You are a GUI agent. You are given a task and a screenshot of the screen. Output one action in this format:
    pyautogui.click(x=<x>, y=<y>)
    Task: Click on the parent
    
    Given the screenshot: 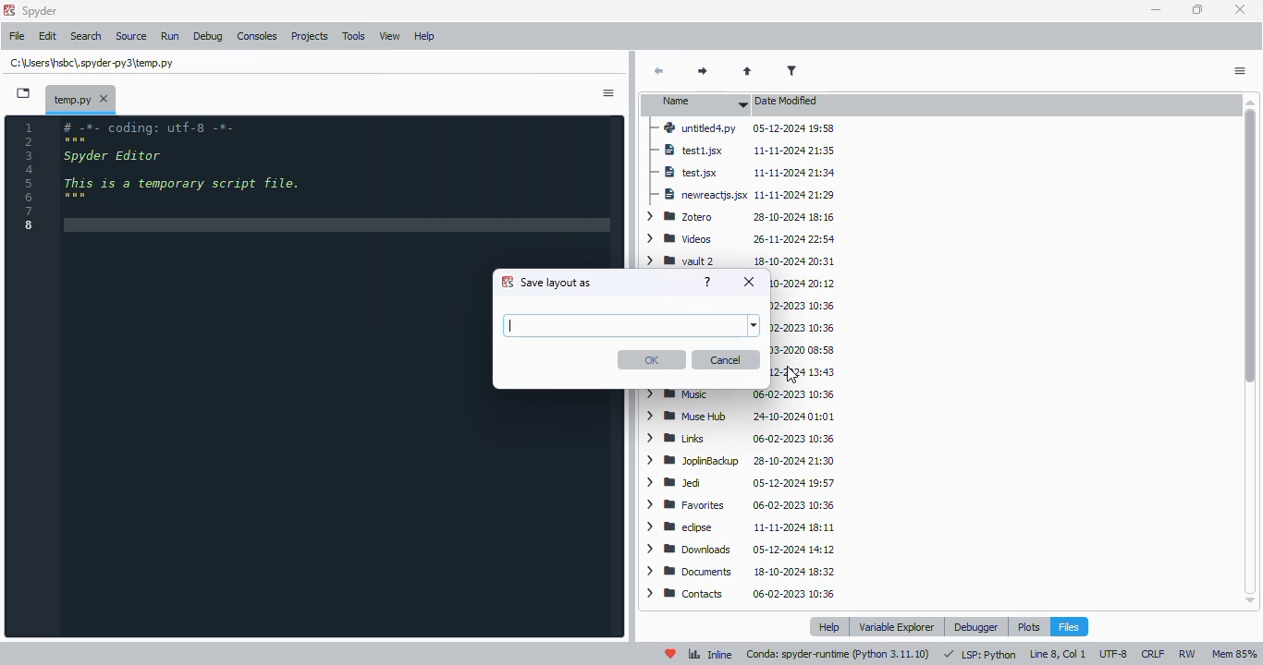 What is the action you would take?
    pyautogui.click(x=748, y=71)
    